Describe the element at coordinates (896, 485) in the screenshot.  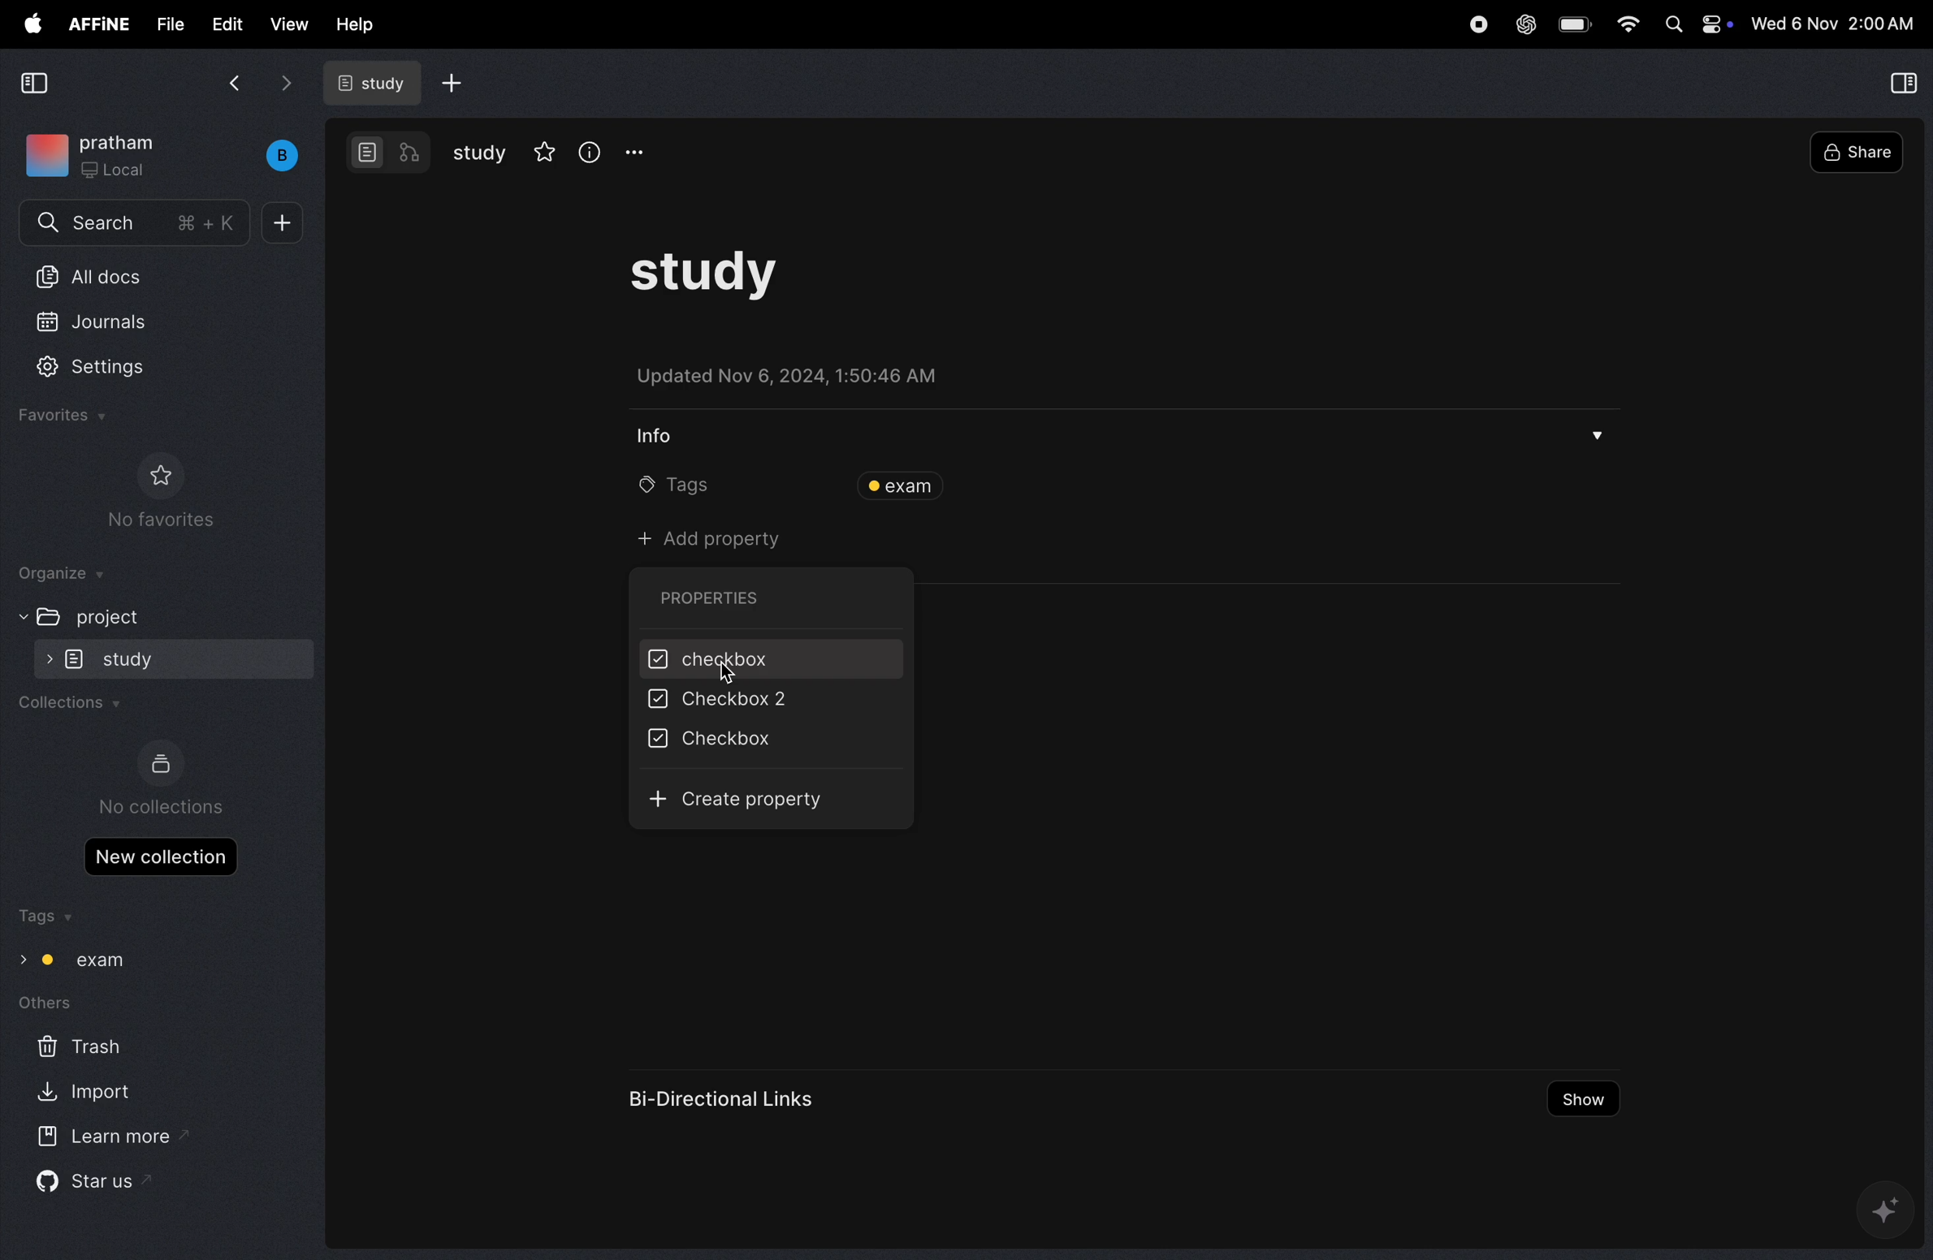
I see `exam tags` at that location.